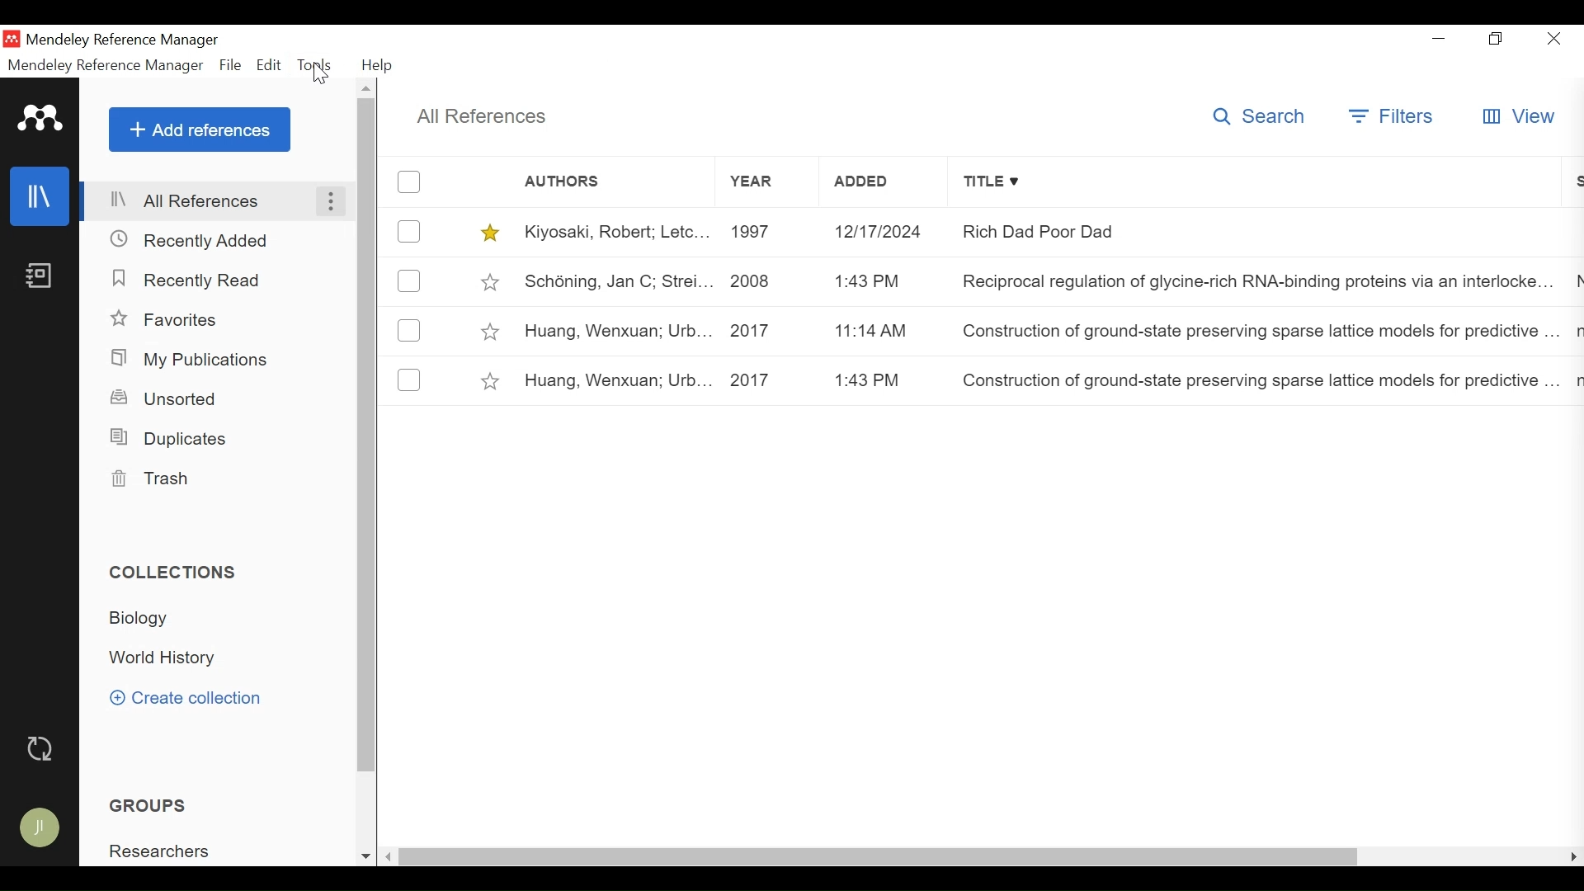  Describe the element at coordinates (1440, 39) in the screenshot. I see `minimize` at that location.